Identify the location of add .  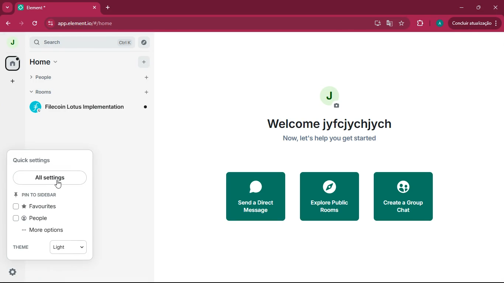
(12, 81).